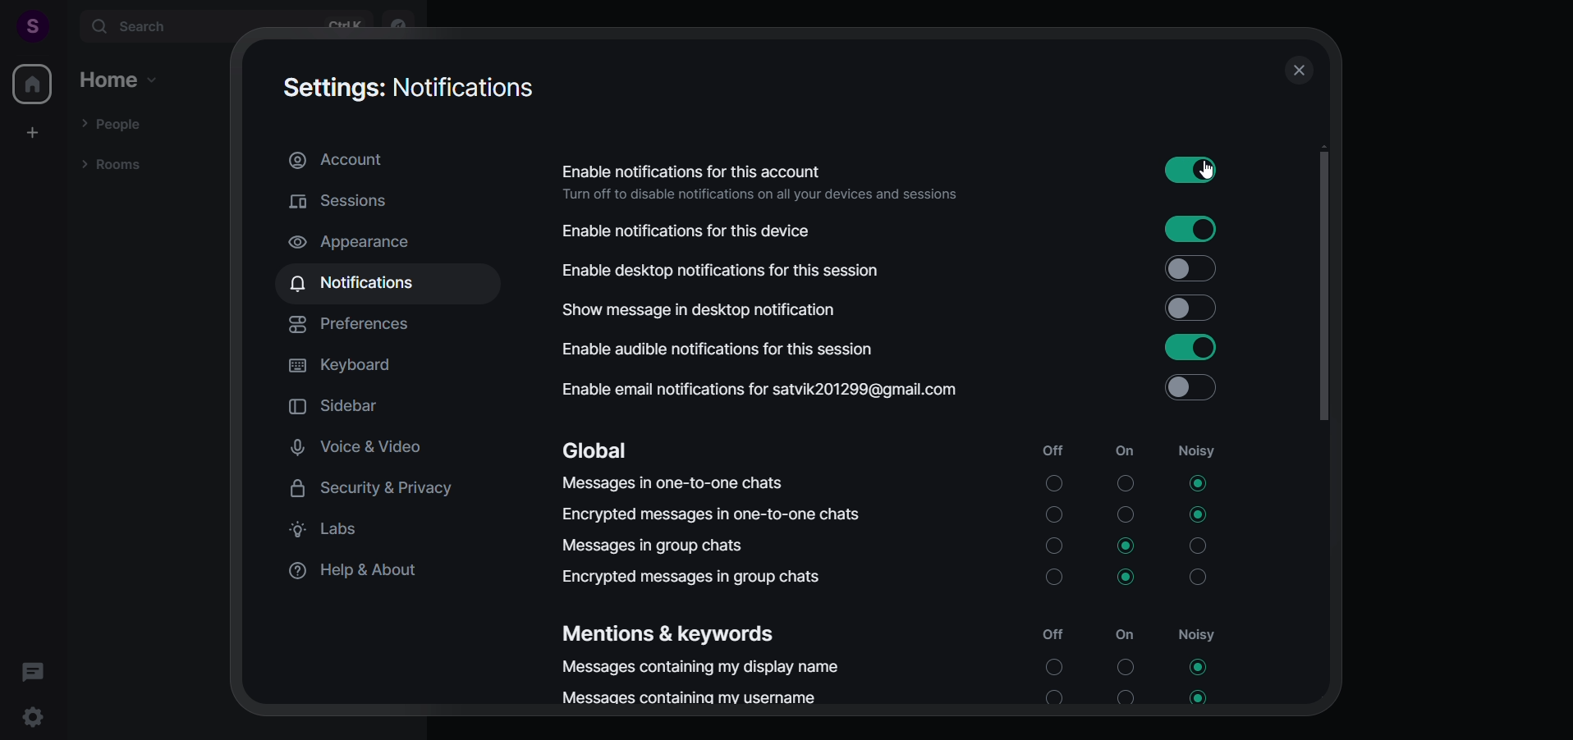 Image resolution: width=1573 pixels, height=740 pixels. What do you see at coordinates (412, 89) in the screenshot?
I see `setting notification` at bounding box center [412, 89].